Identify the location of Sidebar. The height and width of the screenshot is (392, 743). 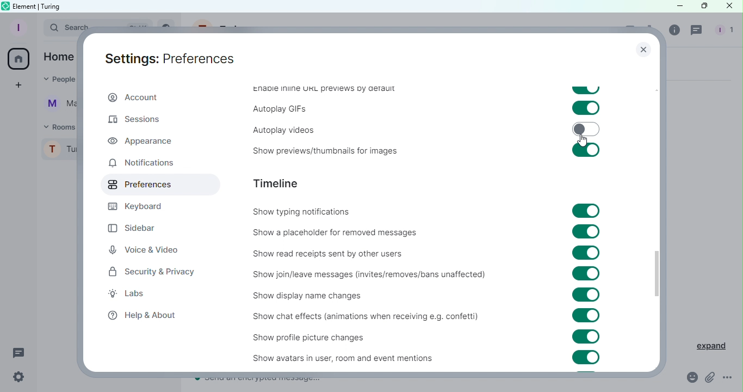
(140, 225).